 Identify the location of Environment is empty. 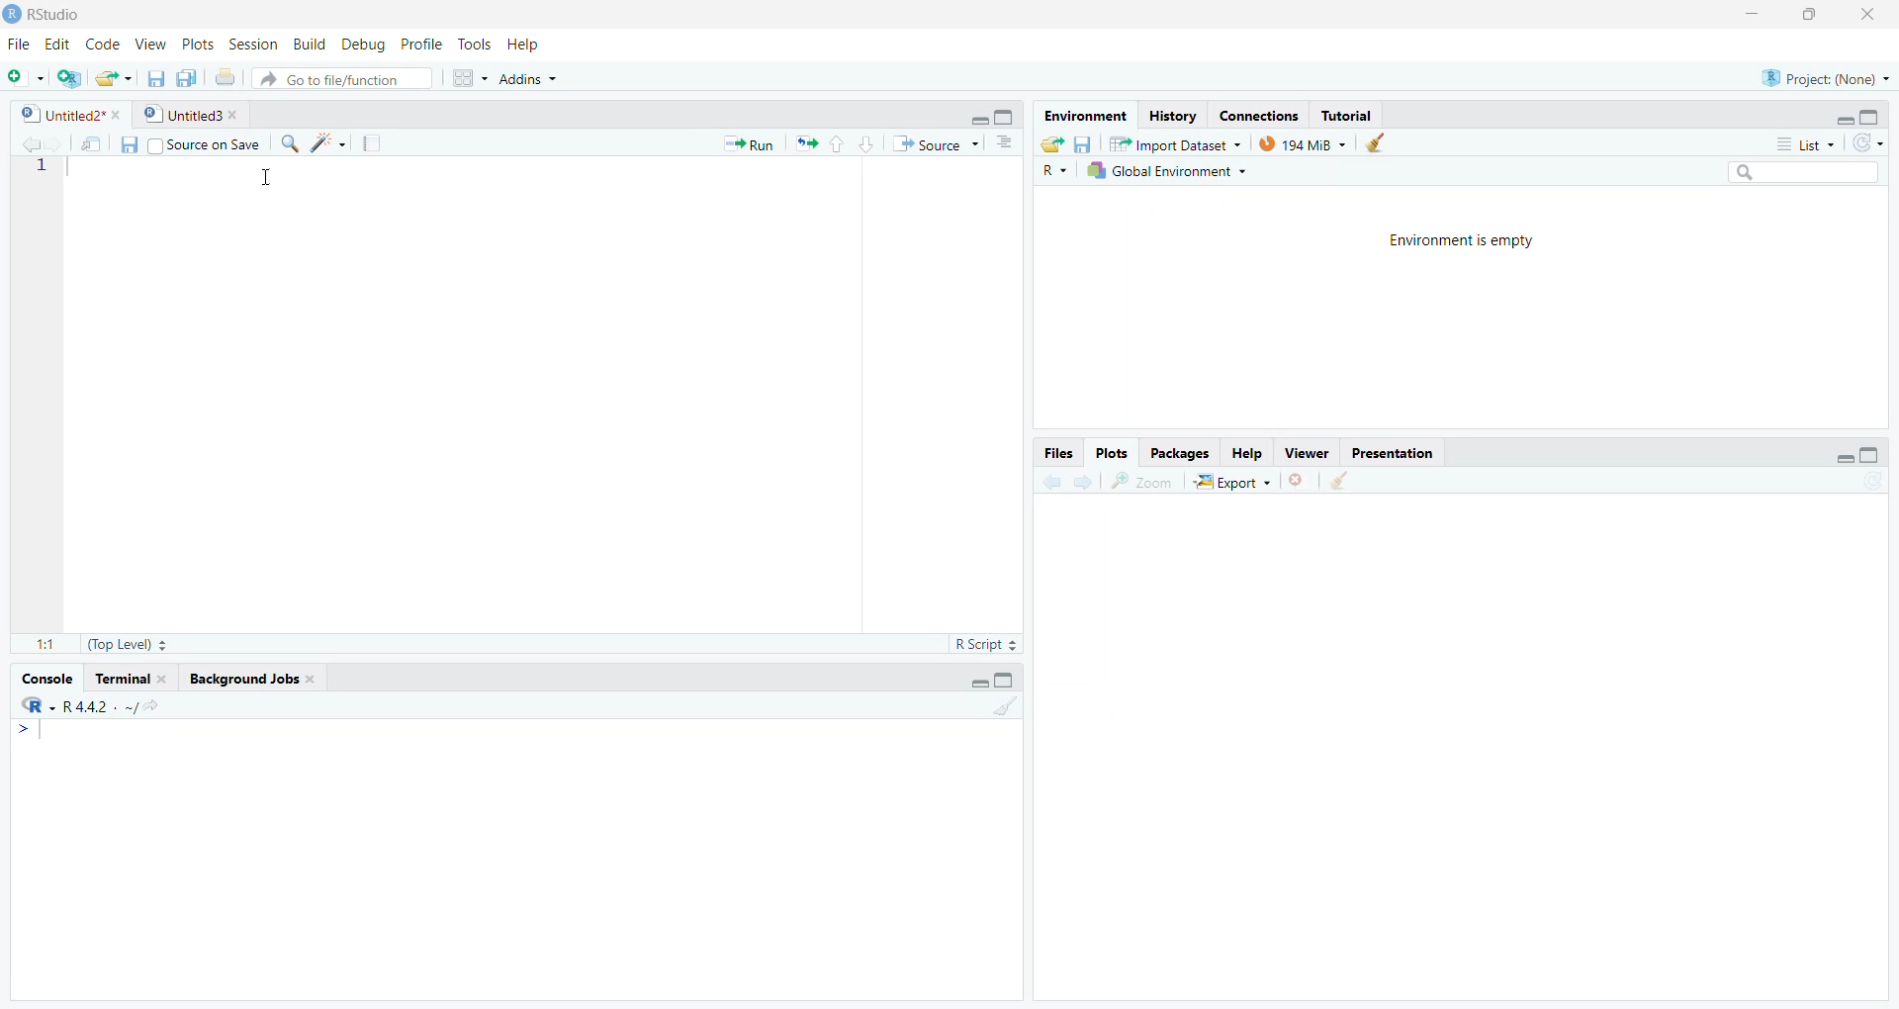
(1464, 239).